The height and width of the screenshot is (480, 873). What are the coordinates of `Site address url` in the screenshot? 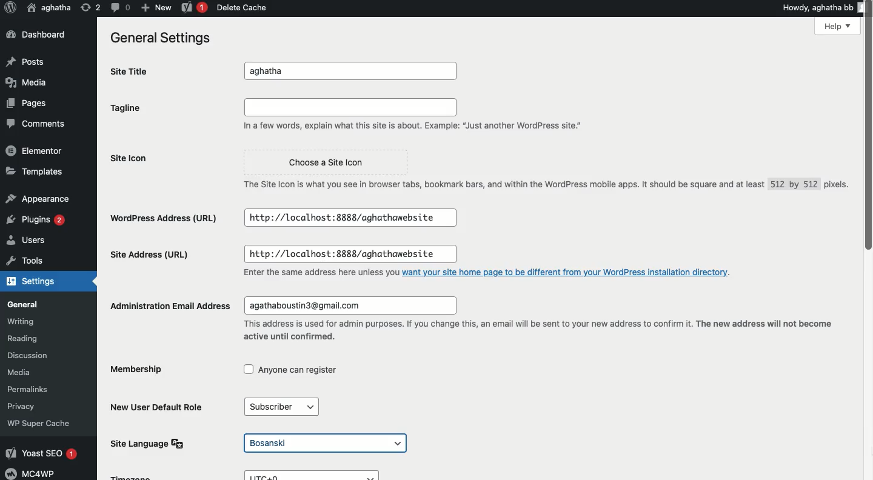 It's located at (152, 256).